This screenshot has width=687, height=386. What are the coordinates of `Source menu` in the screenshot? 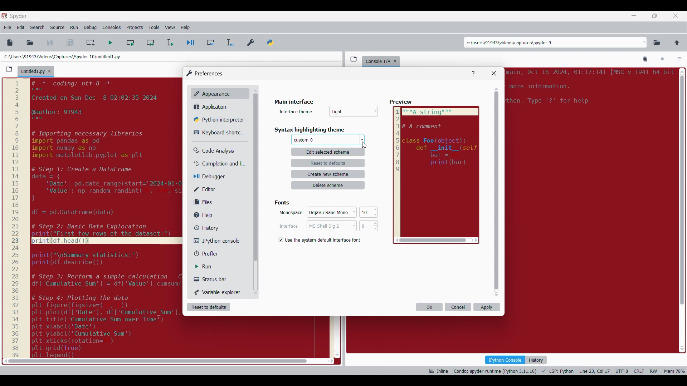 It's located at (57, 28).